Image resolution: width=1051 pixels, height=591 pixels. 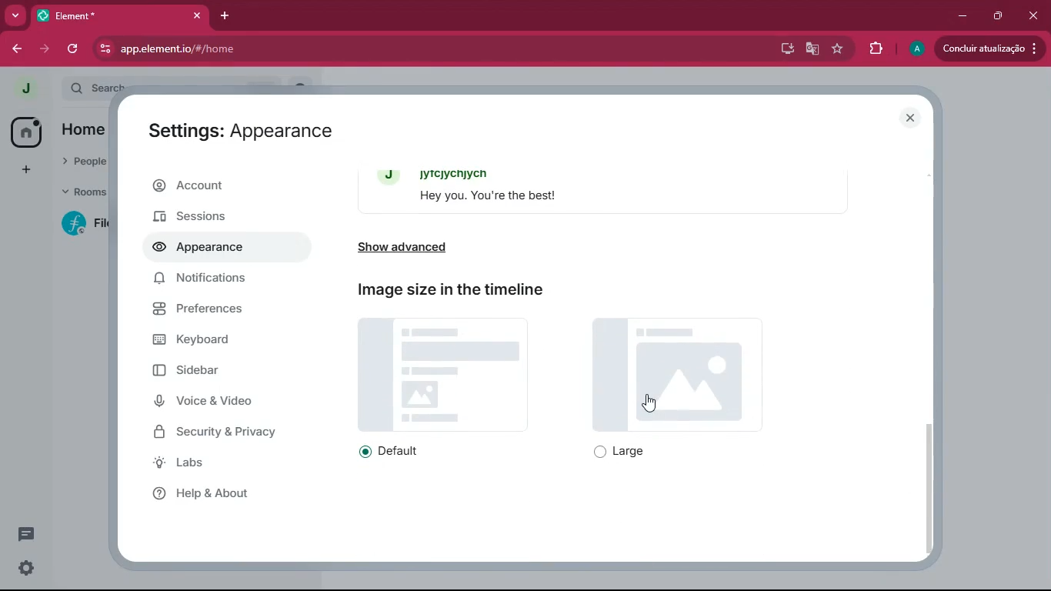 I want to click on image, so click(x=680, y=374).